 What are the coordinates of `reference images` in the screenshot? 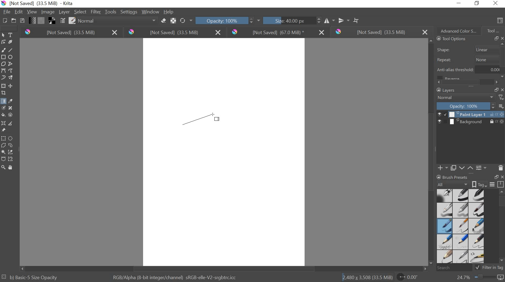 It's located at (4, 130).